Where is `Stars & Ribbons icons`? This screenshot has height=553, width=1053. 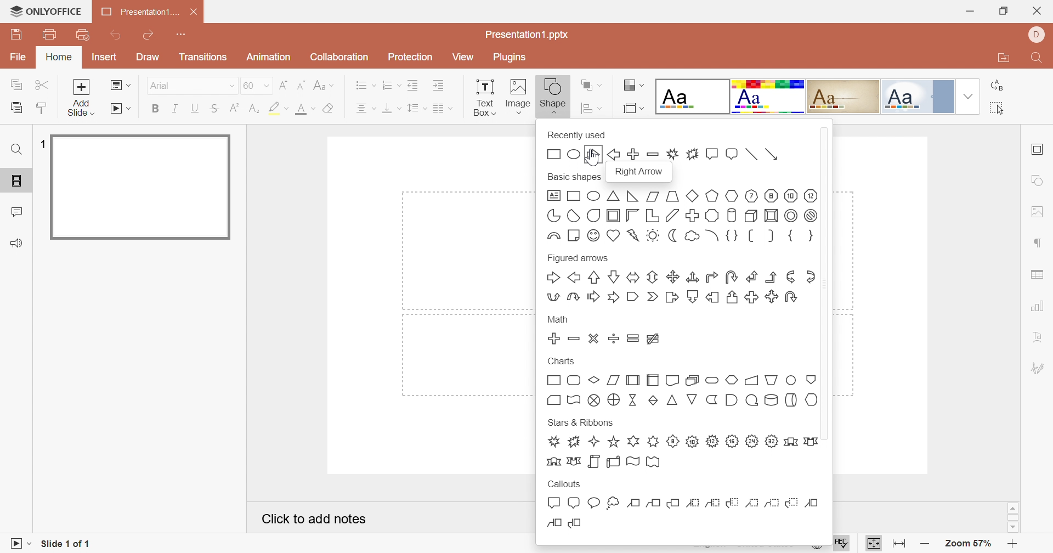 Stars & Ribbons icons is located at coordinates (681, 452).